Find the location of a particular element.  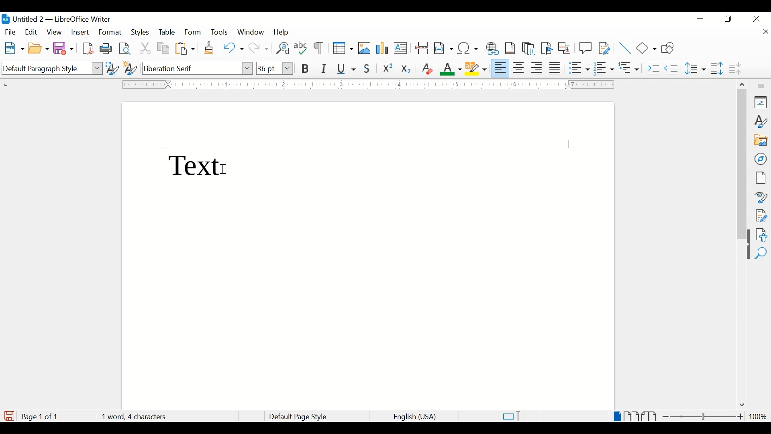

toggle ordered list is located at coordinates (604, 68).